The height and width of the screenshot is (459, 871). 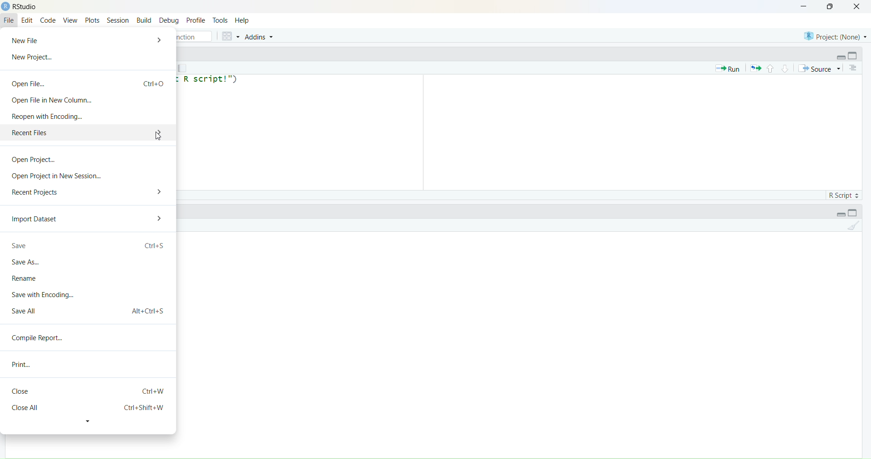 What do you see at coordinates (87, 408) in the screenshot?
I see `Close All Ctrl+Shift+W` at bounding box center [87, 408].